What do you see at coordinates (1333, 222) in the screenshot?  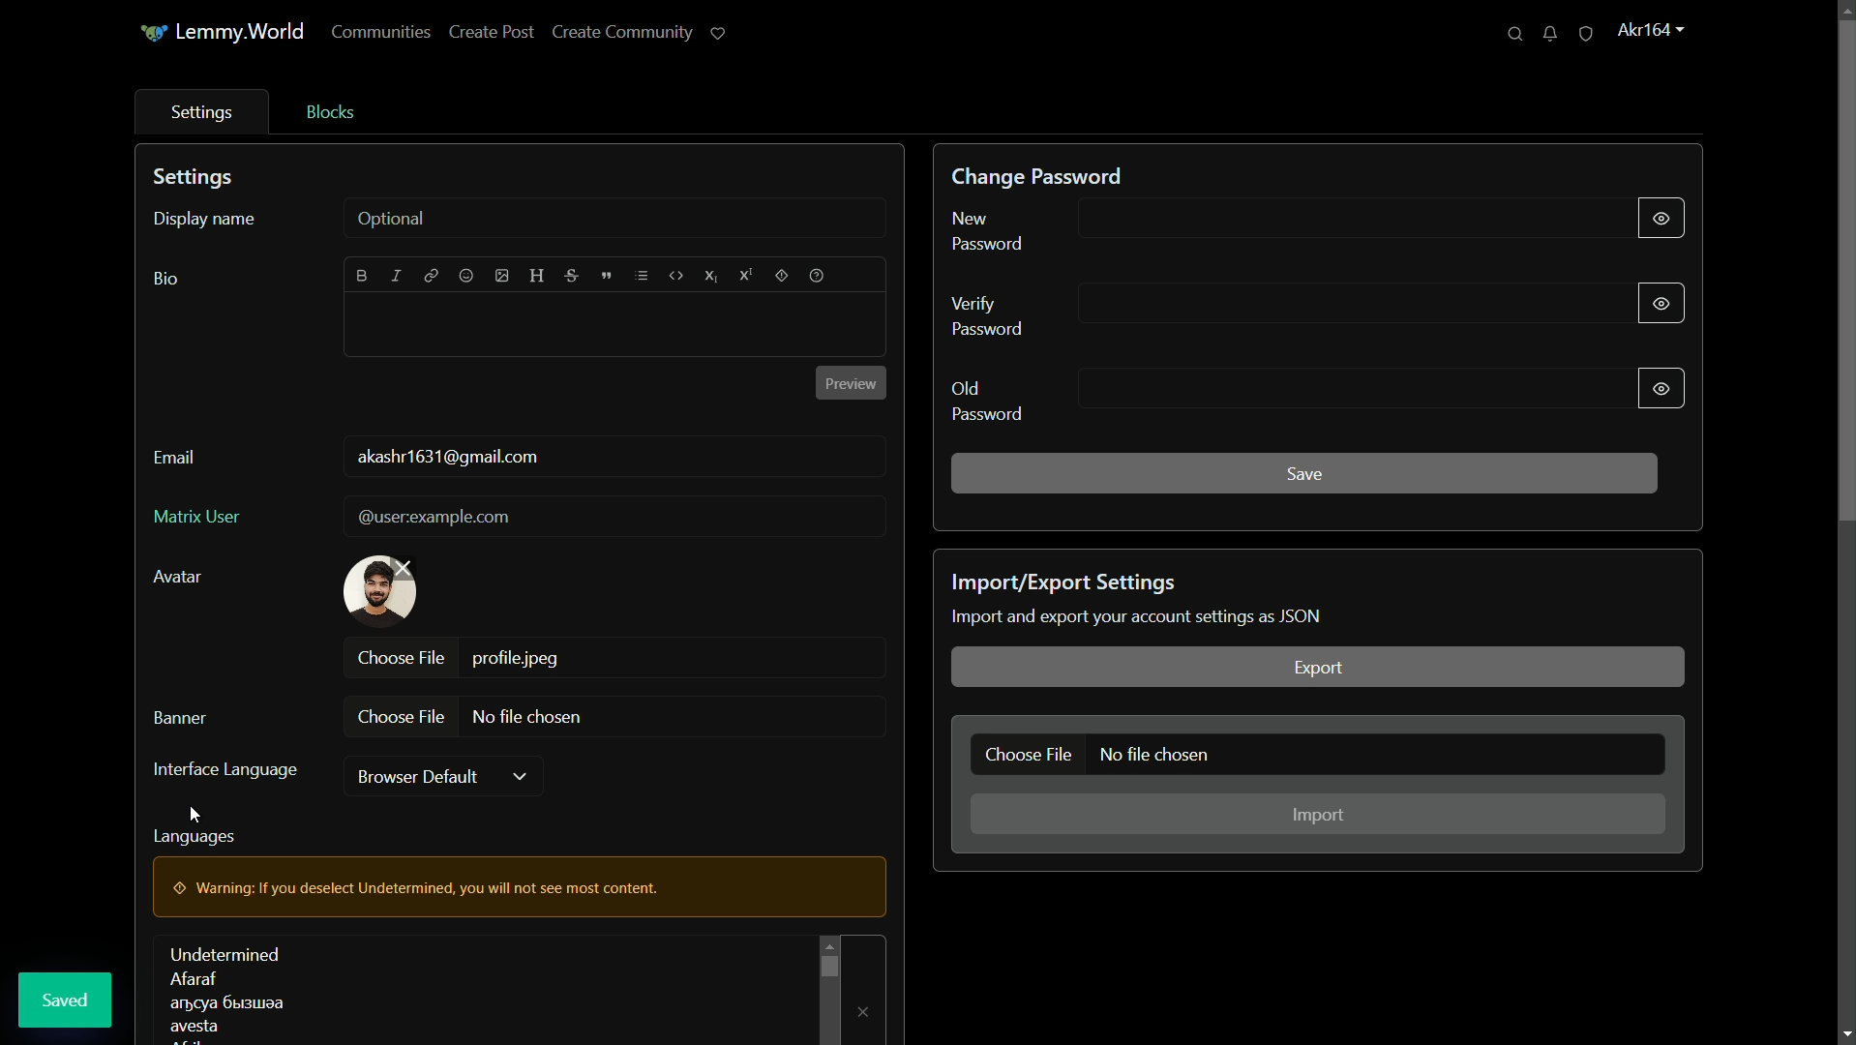 I see `new password input bar` at bounding box center [1333, 222].